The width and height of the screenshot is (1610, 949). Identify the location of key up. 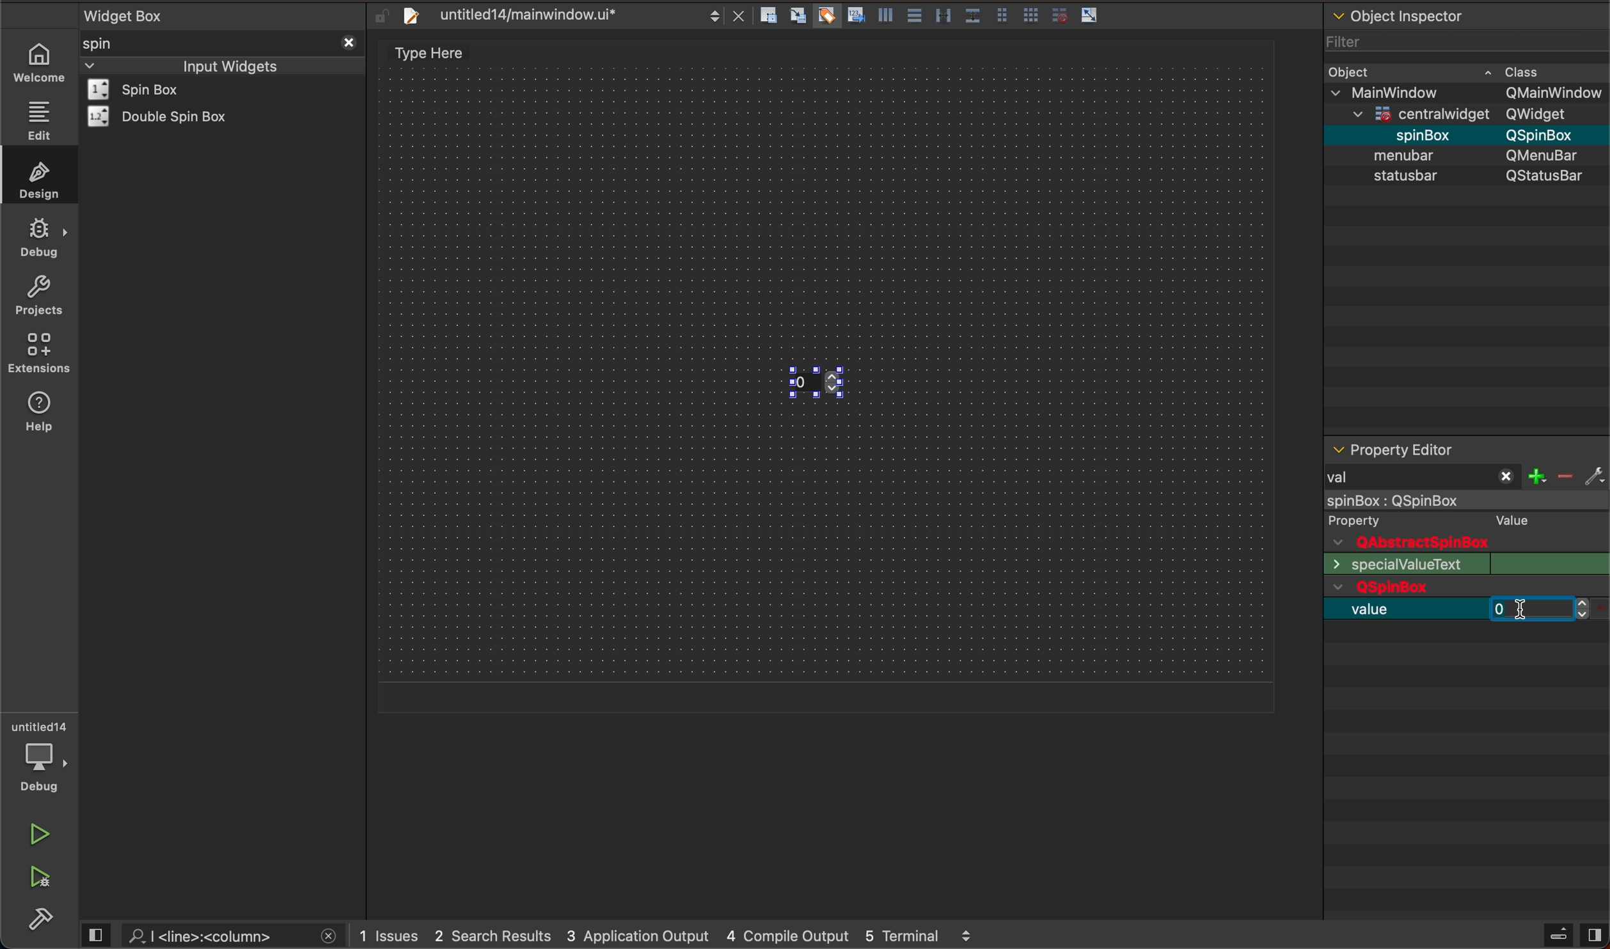
(839, 385).